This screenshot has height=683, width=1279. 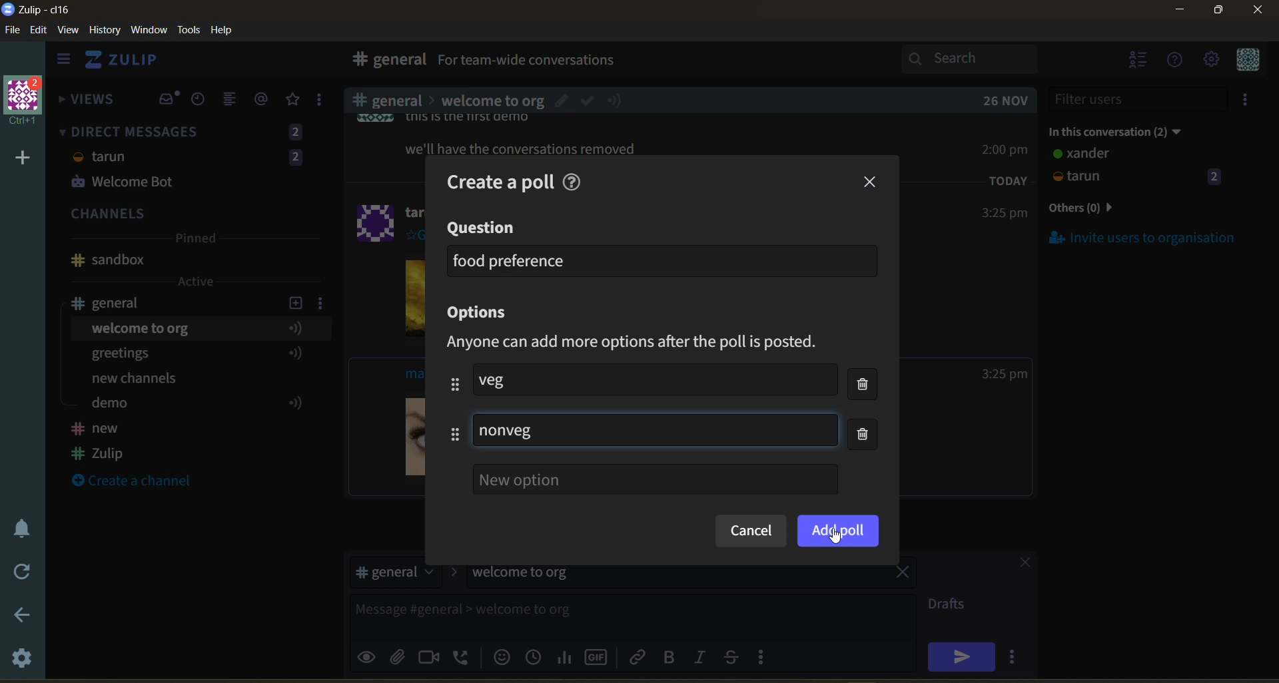 What do you see at coordinates (21, 616) in the screenshot?
I see `go back` at bounding box center [21, 616].